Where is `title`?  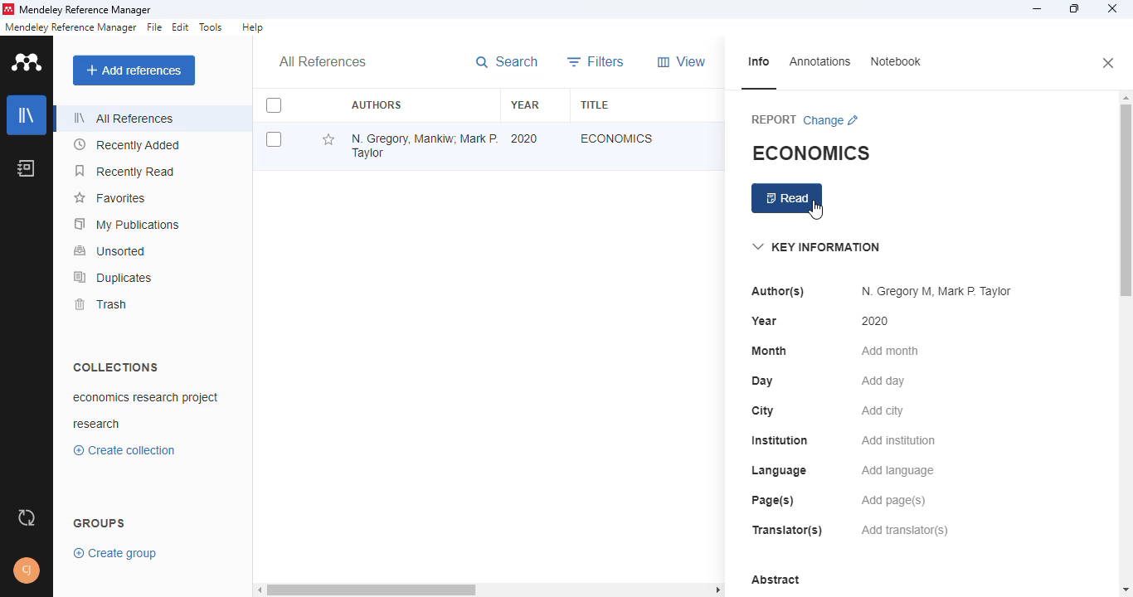 title is located at coordinates (595, 104).